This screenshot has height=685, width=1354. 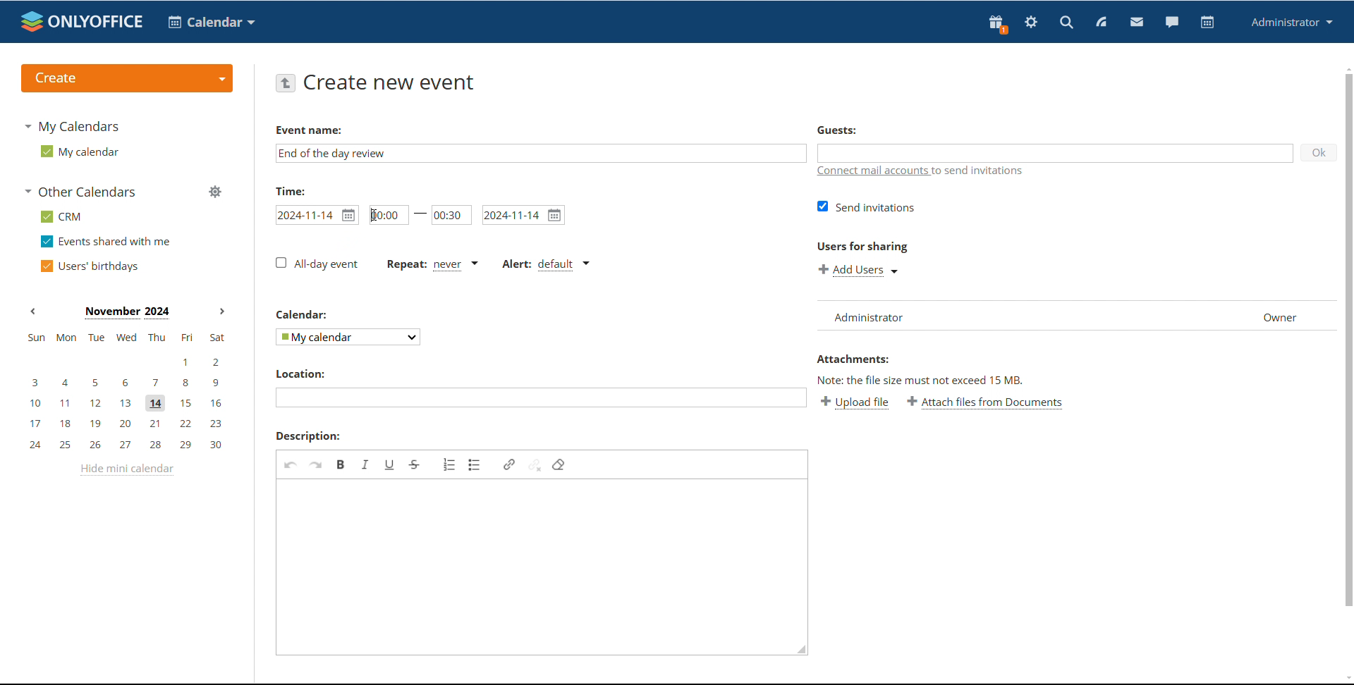 What do you see at coordinates (285, 82) in the screenshot?
I see `go back` at bounding box center [285, 82].